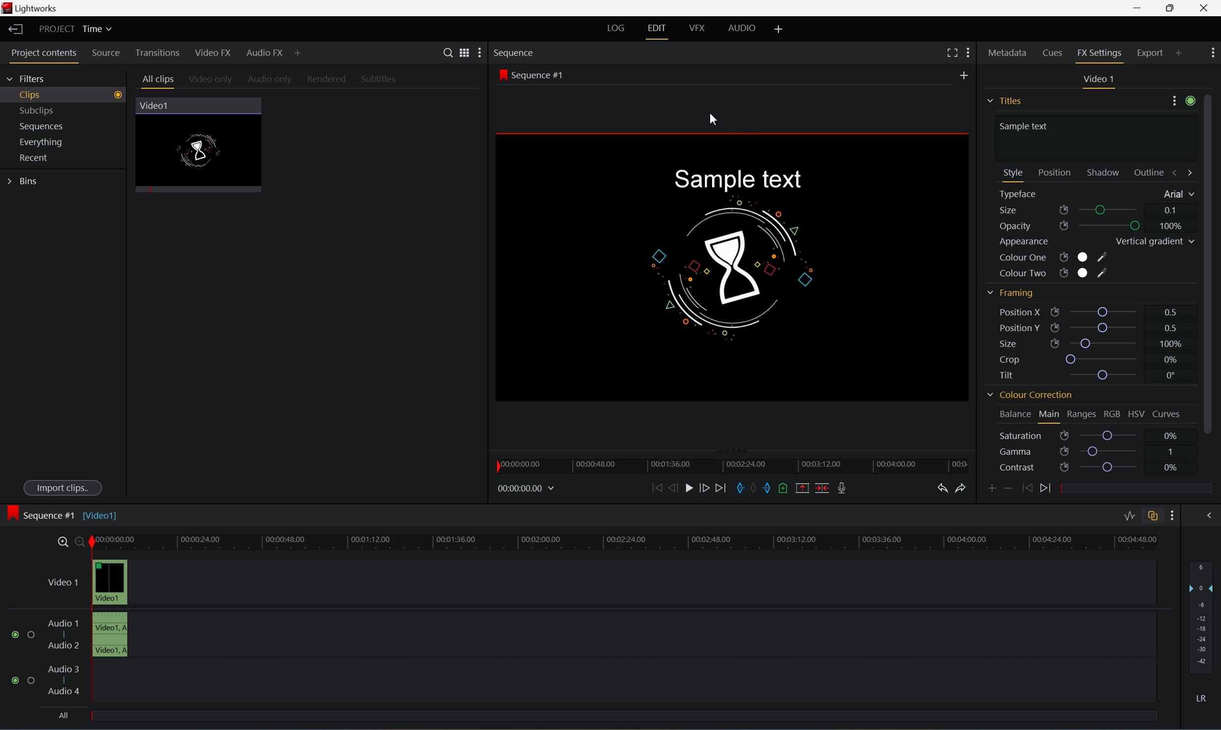  Describe the element at coordinates (1026, 125) in the screenshot. I see `sample text` at that location.